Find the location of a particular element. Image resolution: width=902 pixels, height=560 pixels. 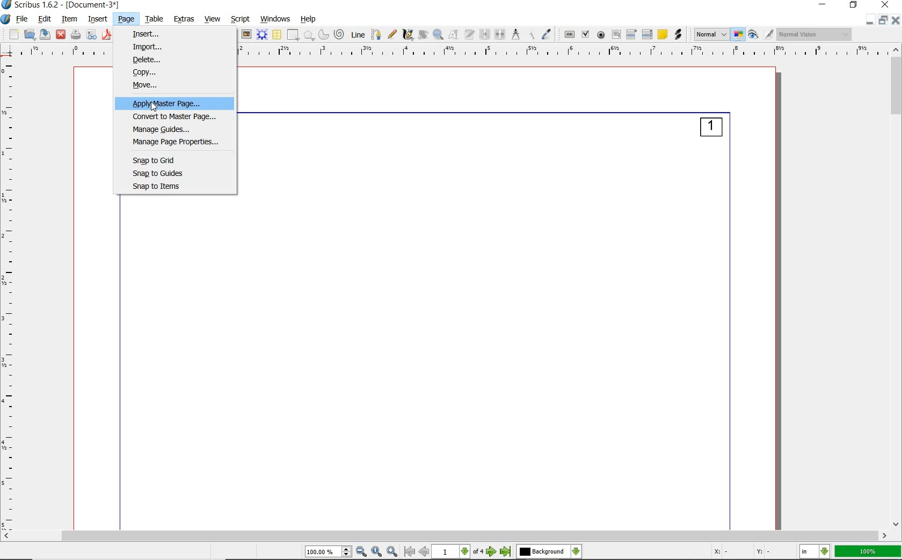

freehand line is located at coordinates (392, 35).